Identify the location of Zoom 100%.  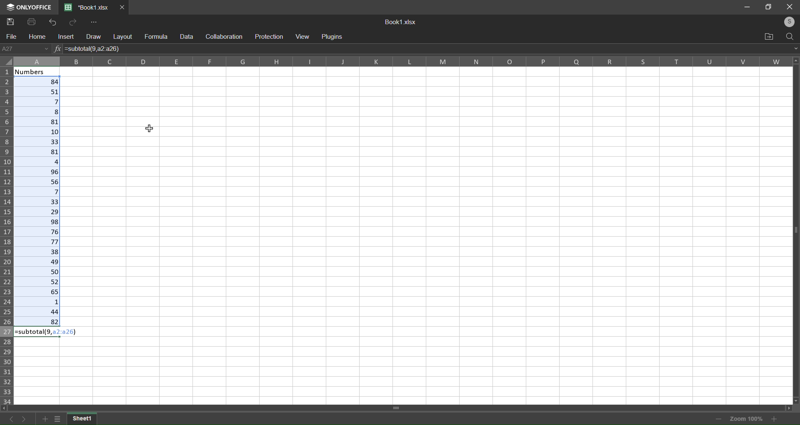
(746, 418).